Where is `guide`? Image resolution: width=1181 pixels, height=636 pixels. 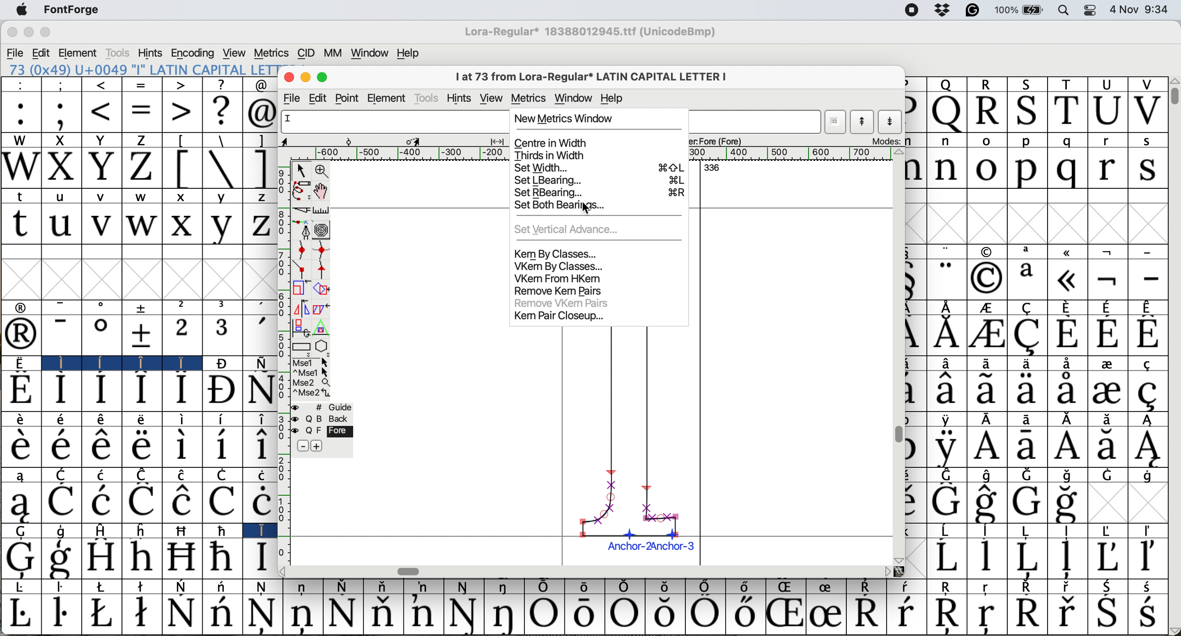 guide is located at coordinates (334, 406).